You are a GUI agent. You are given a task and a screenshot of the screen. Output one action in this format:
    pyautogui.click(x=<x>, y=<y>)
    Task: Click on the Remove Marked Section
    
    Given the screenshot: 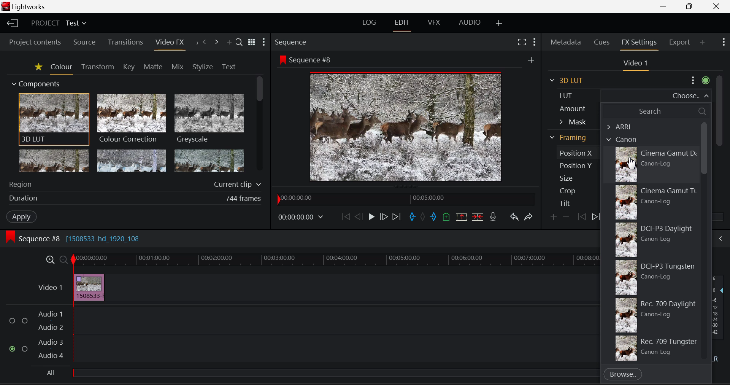 What is the action you would take?
    pyautogui.click(x=461, y=216)
    